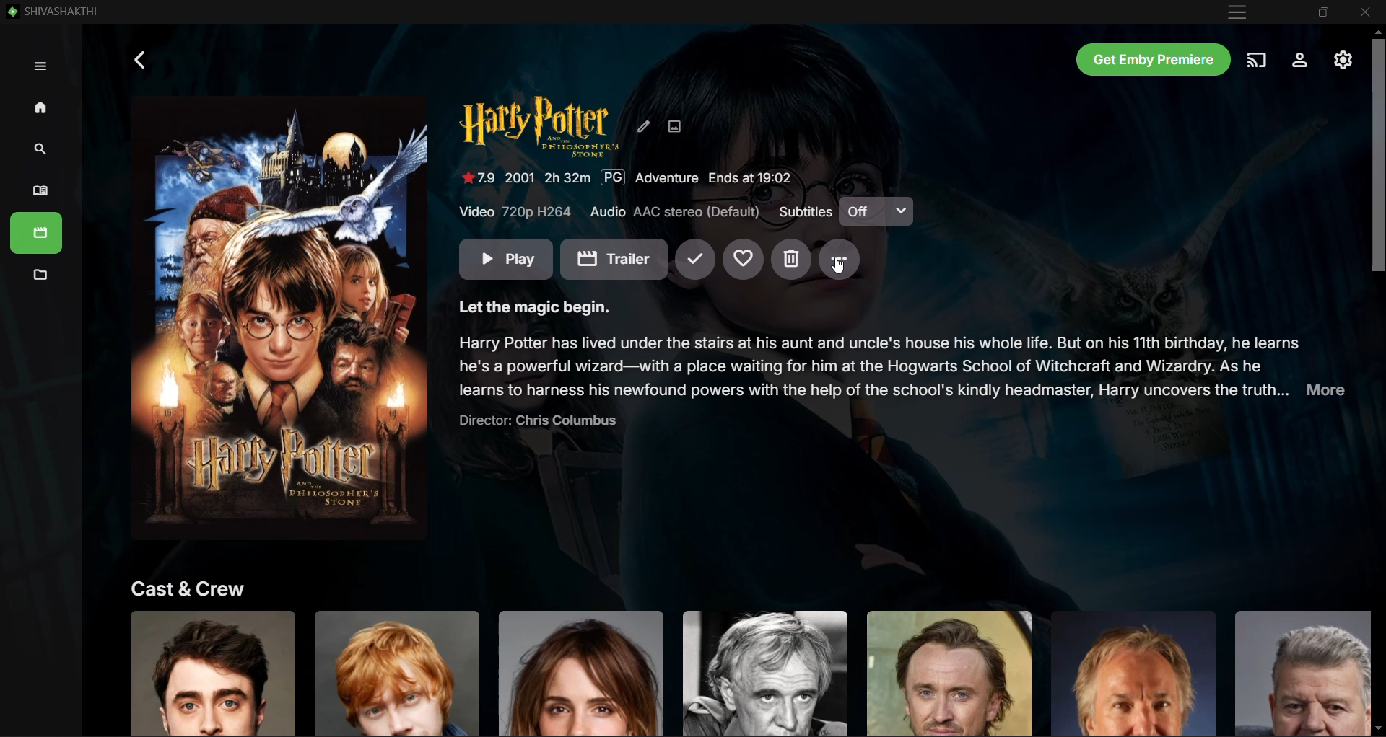 This screenshot has height=737, width=1386. I want to click on Video Quality, so click(517, 211).